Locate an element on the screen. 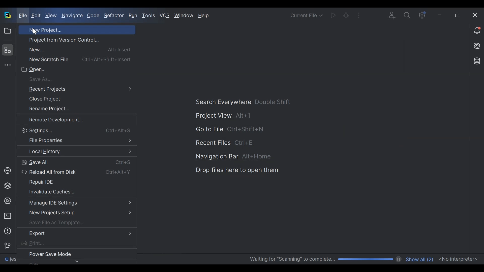  Go to File is located at coordinates (220, 129).